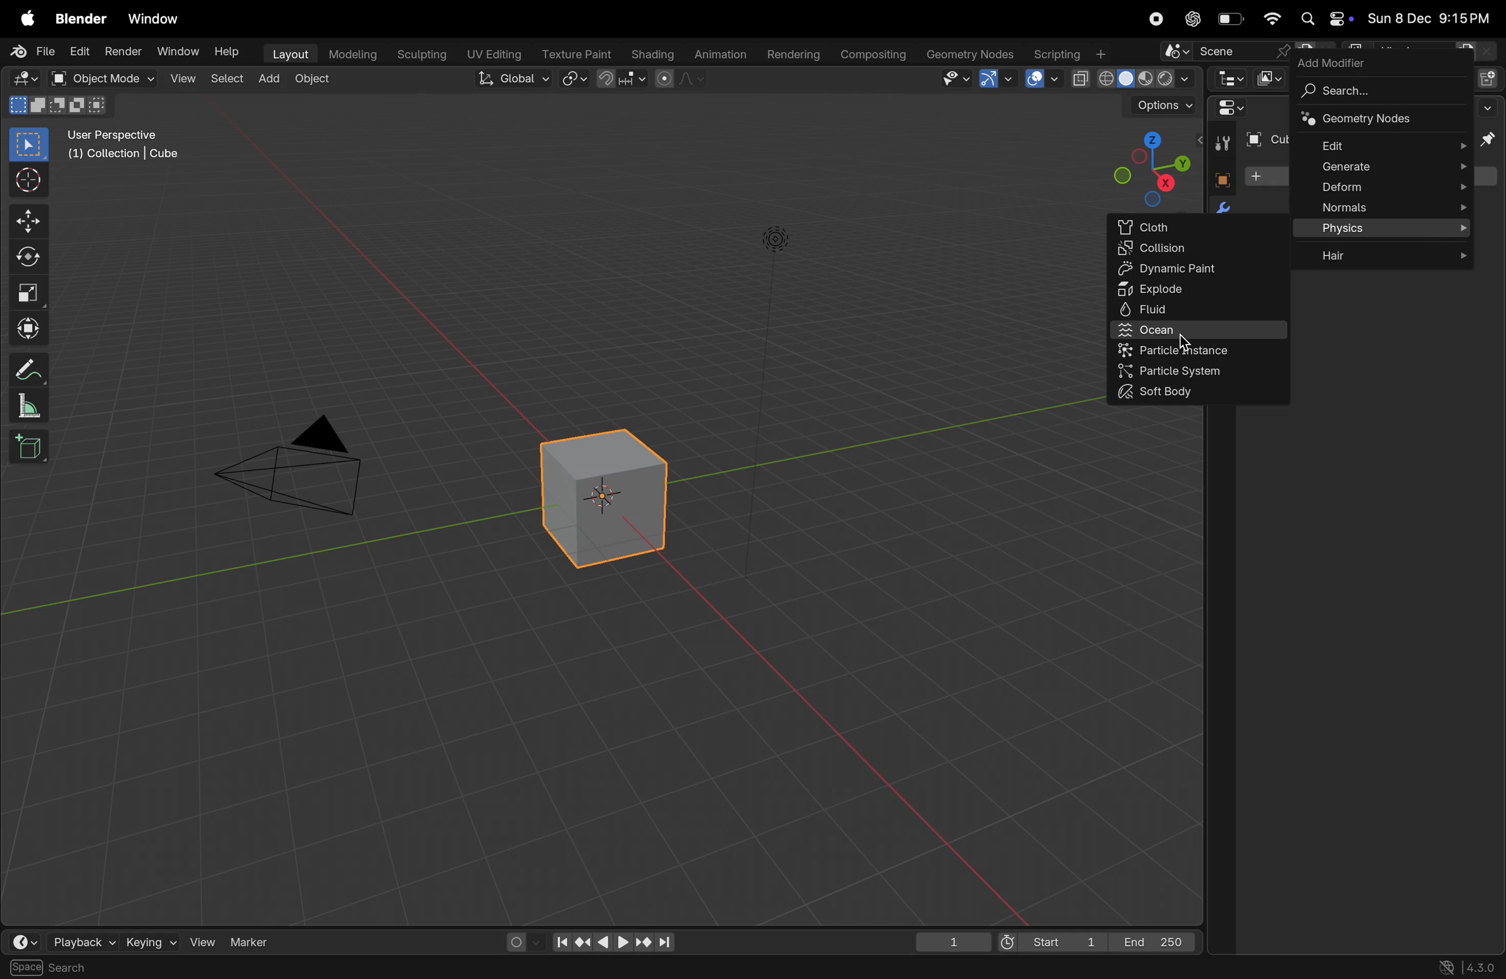 The width and height of the screenshot is (1506, 979). What do you see at coordinates (613, 943) in the screenshot?
I see `playbacks controls` at bounding box center [613, 943].